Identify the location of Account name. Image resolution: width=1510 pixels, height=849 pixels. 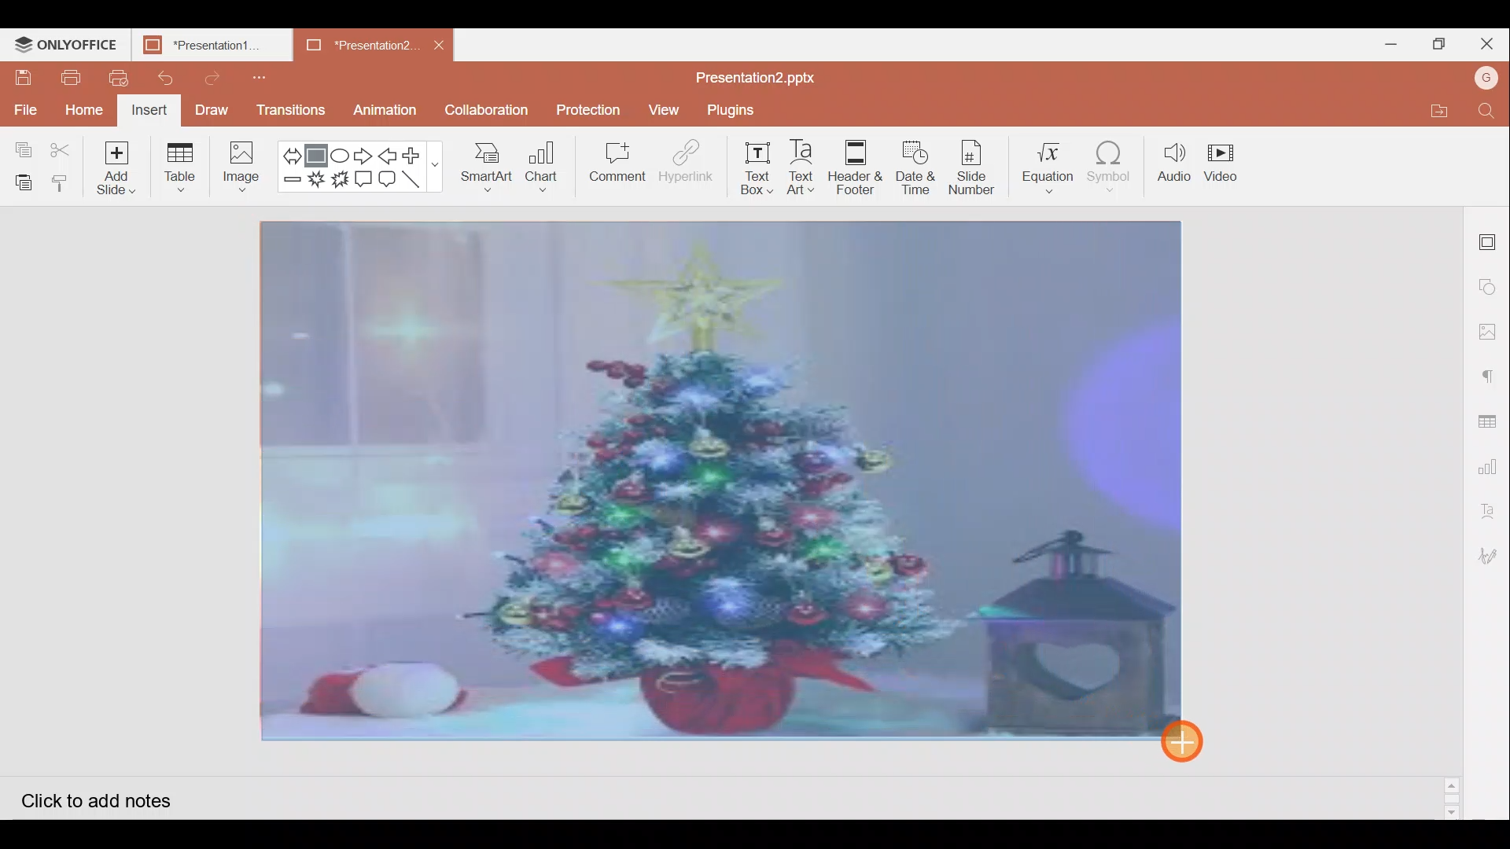
(1488, 78).